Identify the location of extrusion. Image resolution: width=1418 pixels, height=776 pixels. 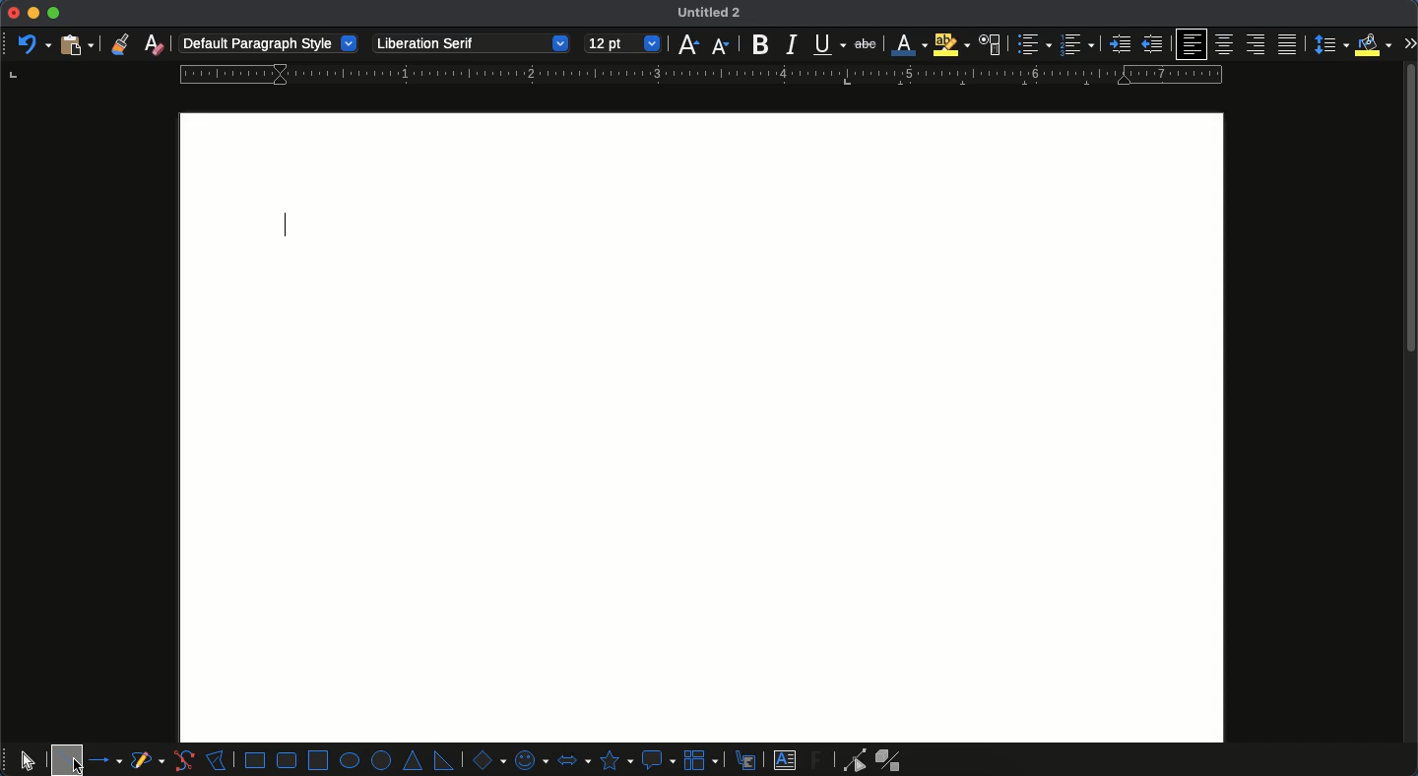
(892, 760).